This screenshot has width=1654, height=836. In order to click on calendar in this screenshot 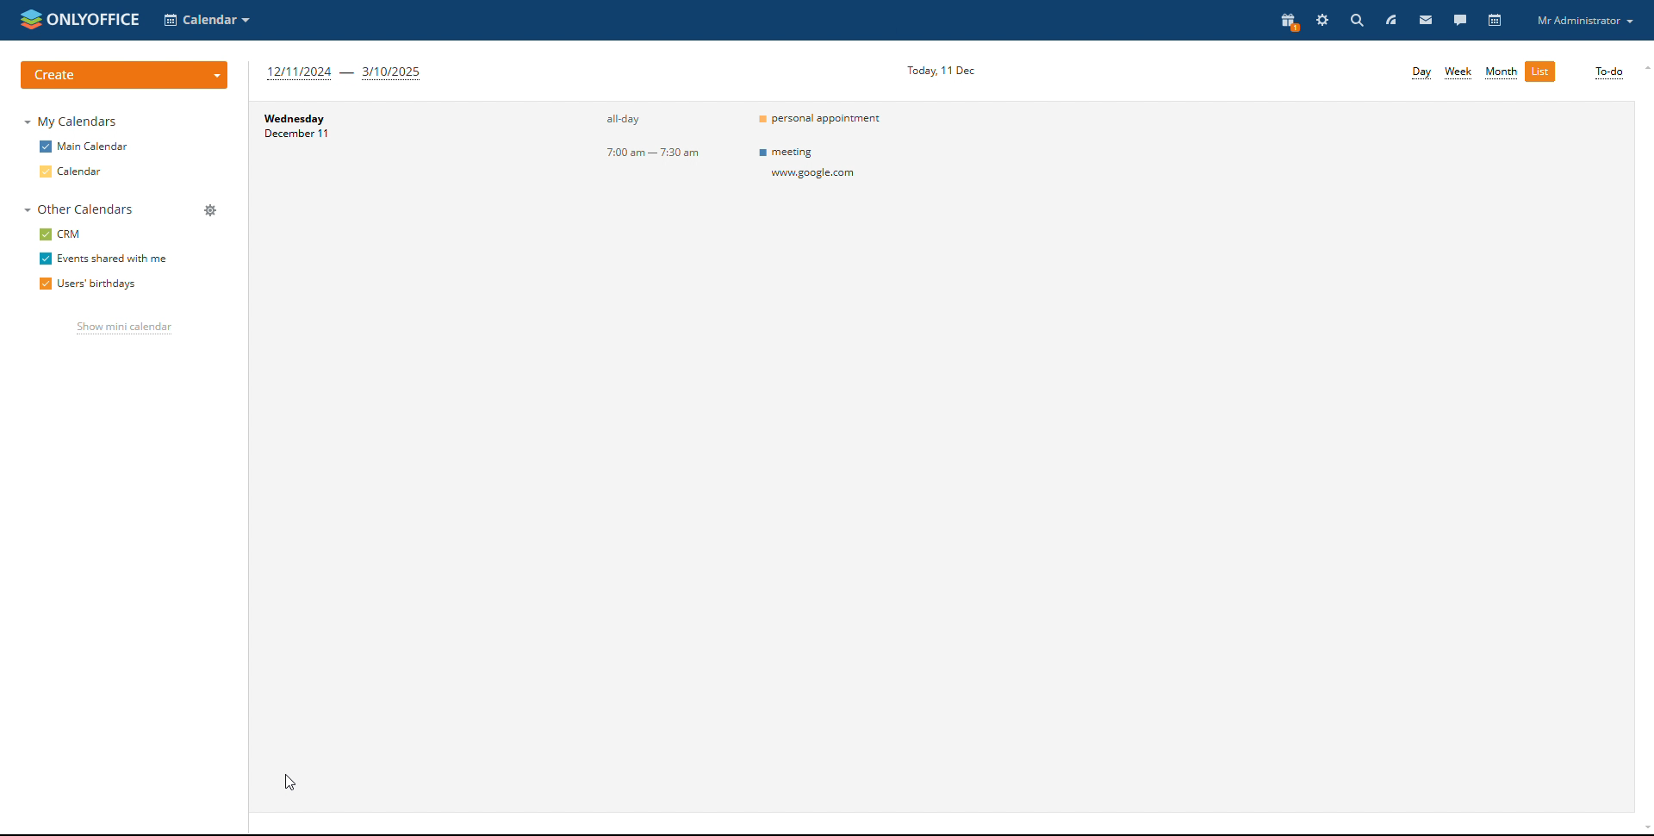, I will do `click(73, 172)`.